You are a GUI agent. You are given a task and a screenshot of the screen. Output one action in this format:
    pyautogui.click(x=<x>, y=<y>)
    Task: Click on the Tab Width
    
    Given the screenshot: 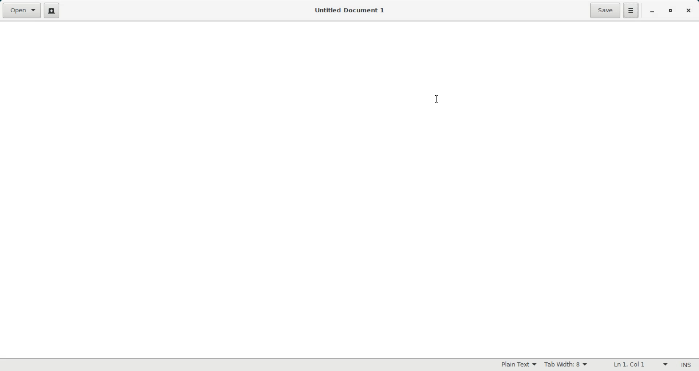 What is the action you would take?
    pyautogui.click(x=566, y=365)
    